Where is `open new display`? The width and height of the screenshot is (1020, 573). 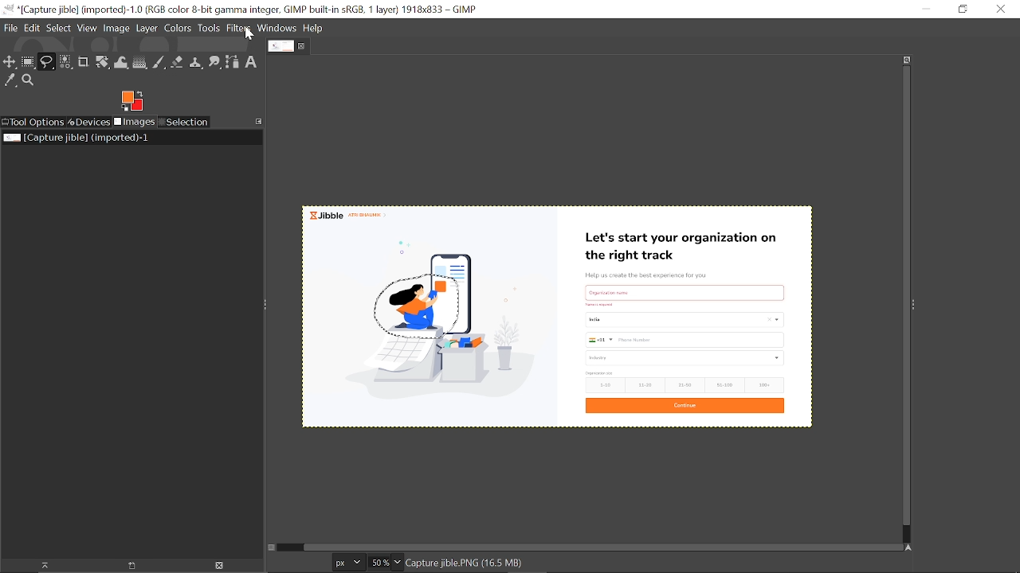 open new display is located at coordinates (126, 566).